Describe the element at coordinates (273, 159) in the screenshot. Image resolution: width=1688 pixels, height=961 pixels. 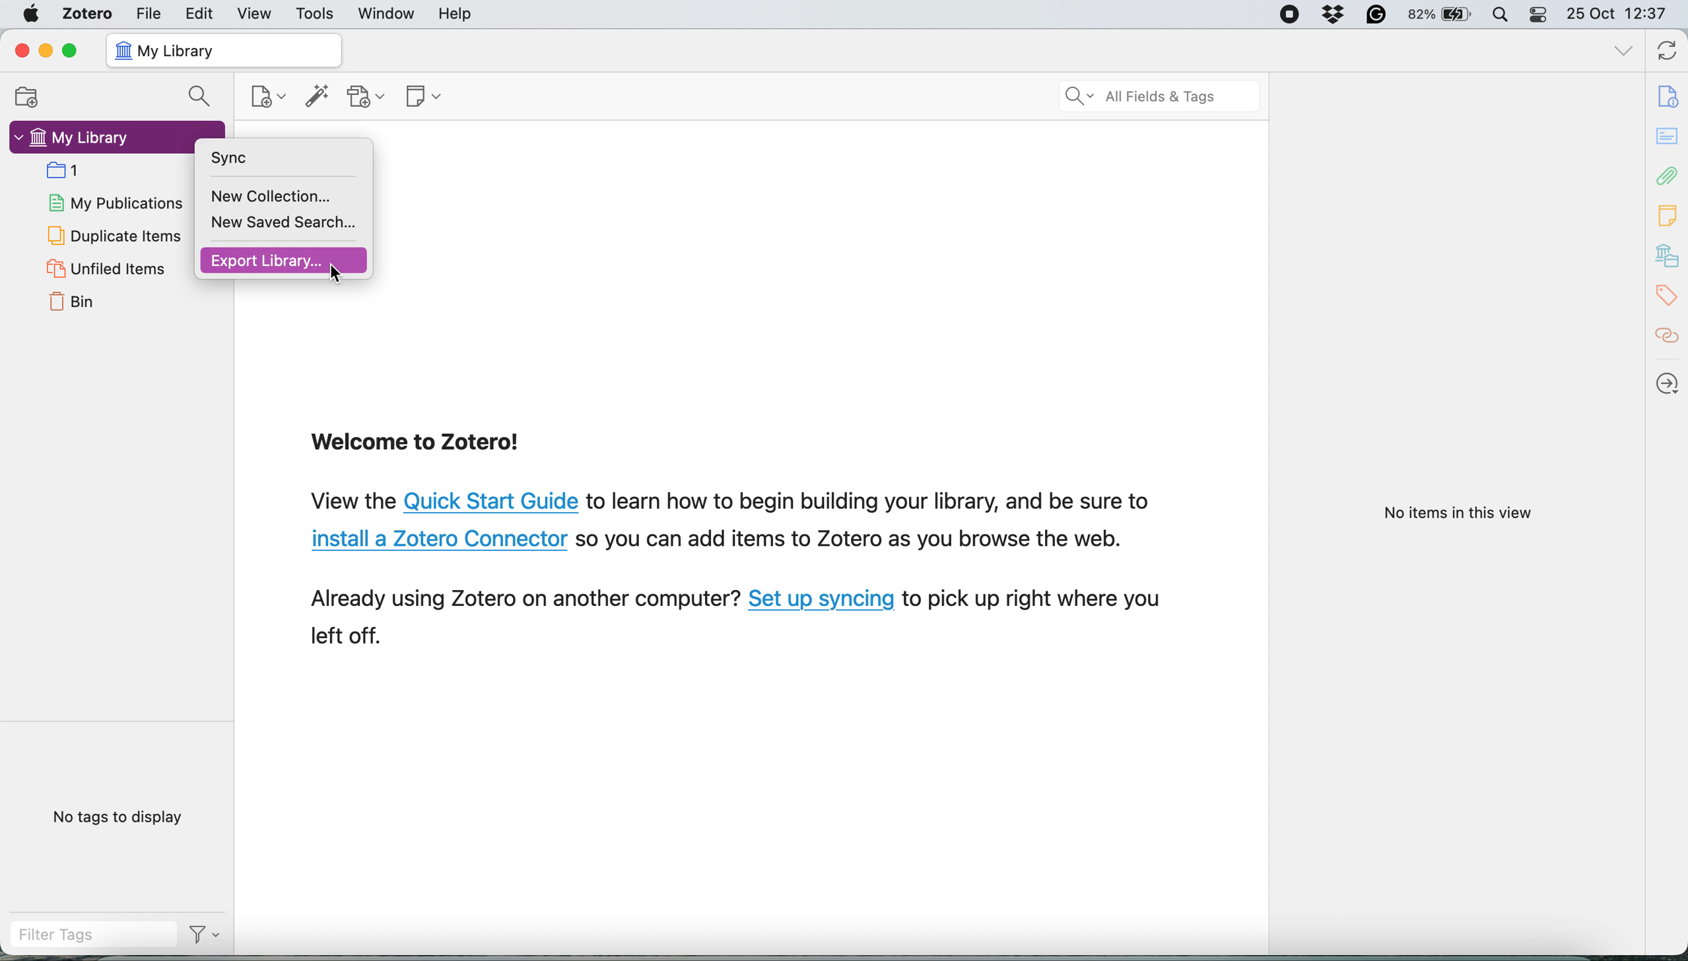
I see `Sync` at that location.